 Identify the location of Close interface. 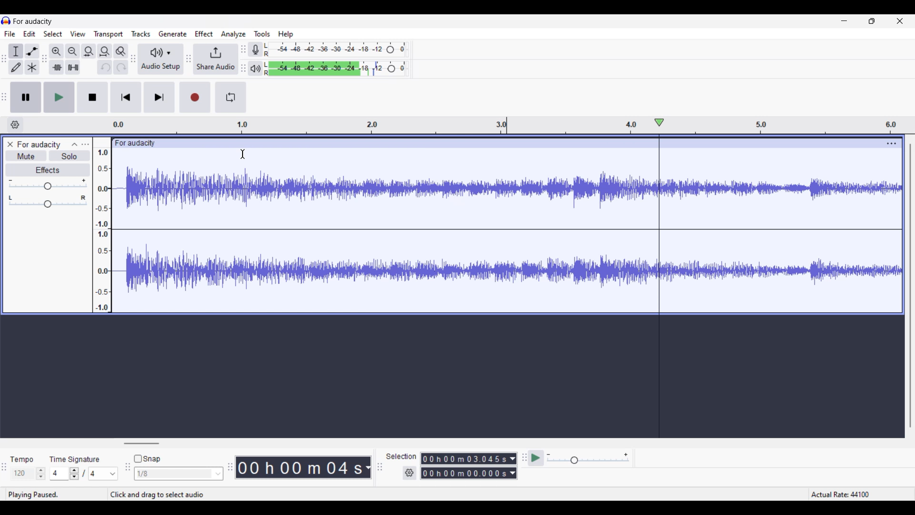
(900, 21).